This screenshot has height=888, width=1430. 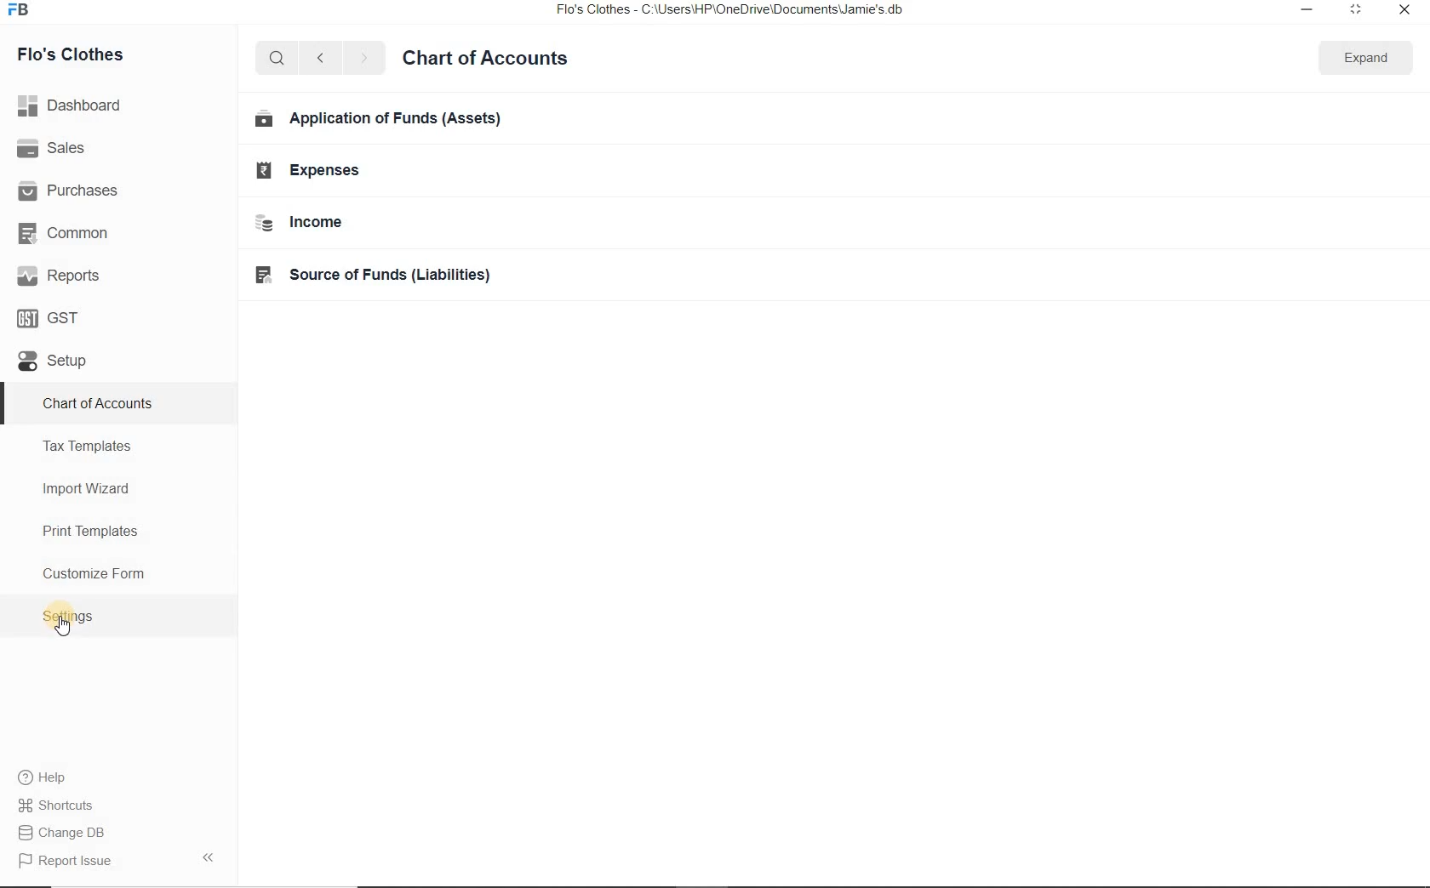 What do you see at coordinates (54, 150) in the screenshot?
I see `Sales` at bounding box center [54, 150].